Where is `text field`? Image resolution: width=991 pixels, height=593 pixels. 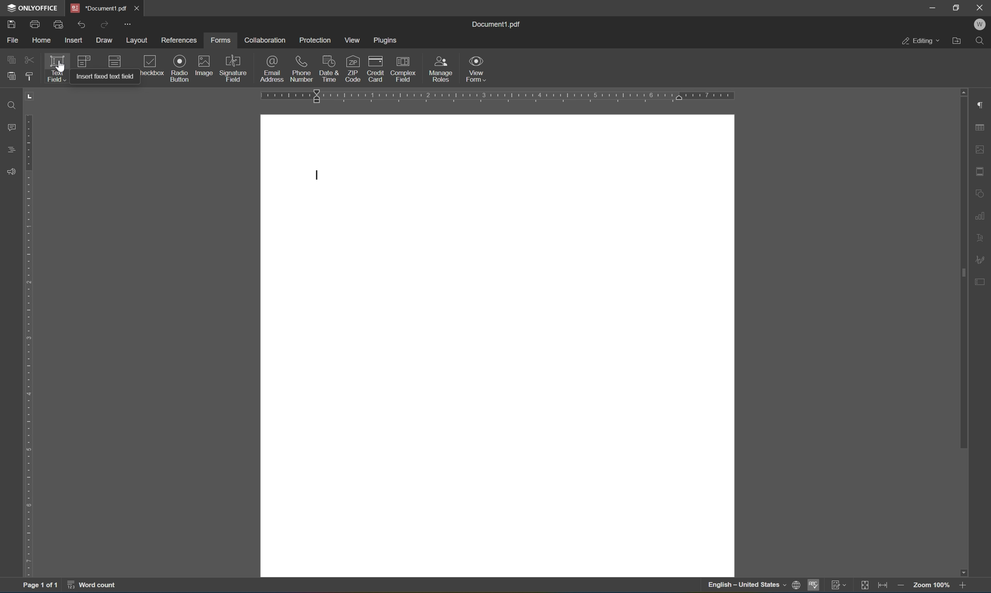
text field is located at coordinates (56, 68).